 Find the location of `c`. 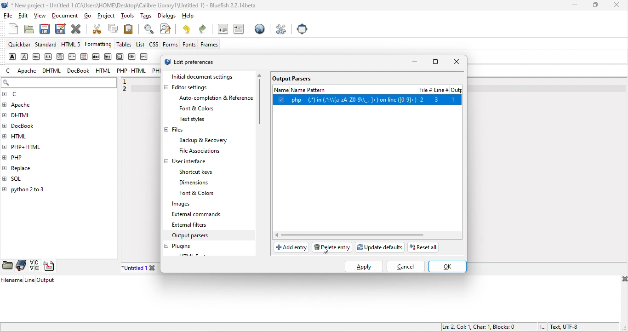

c is located at coordinates (17, 95).